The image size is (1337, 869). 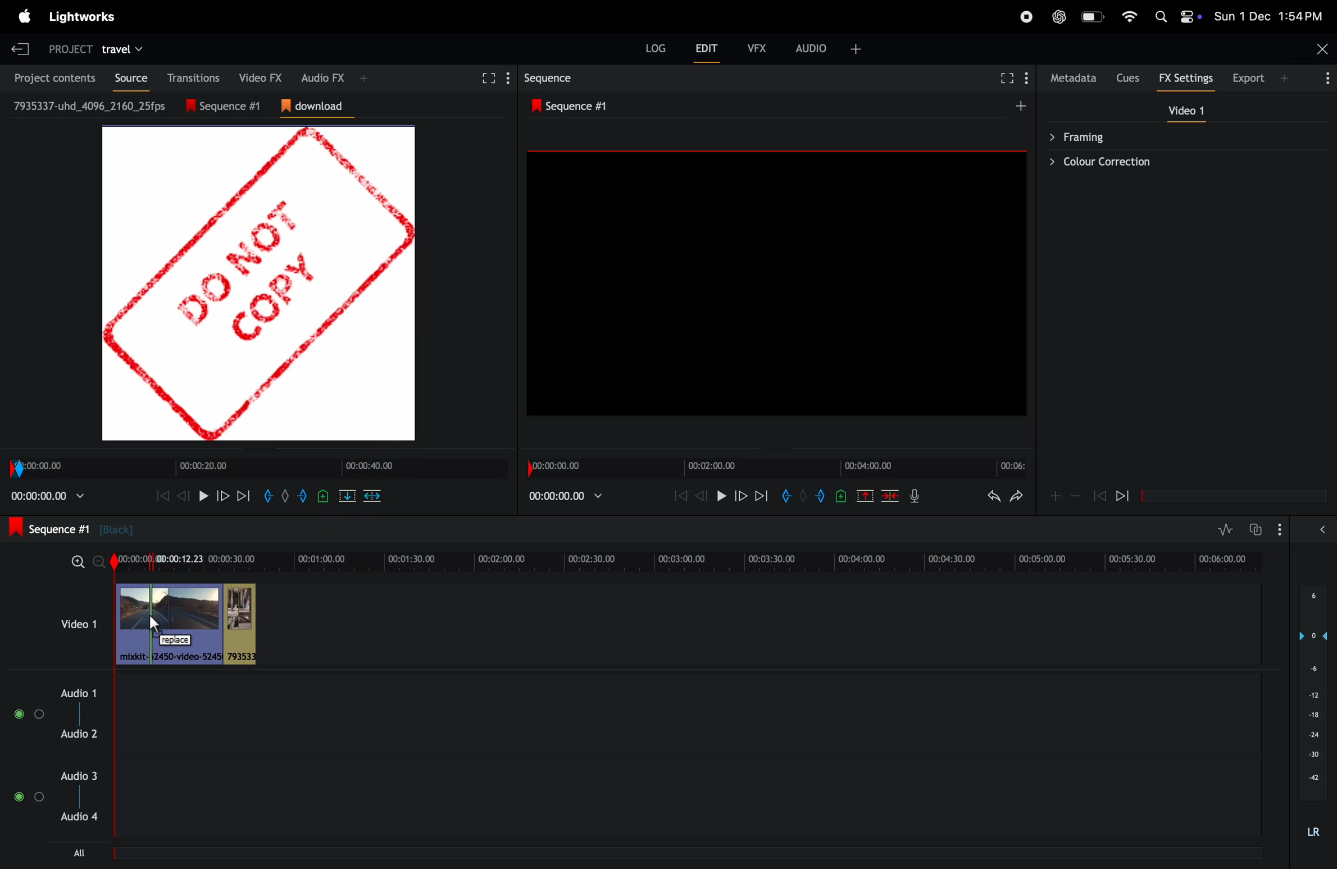 What do you see at coordinates (706, 48) in the screenshot?
I see `edit` at bounding box center [706, 48].